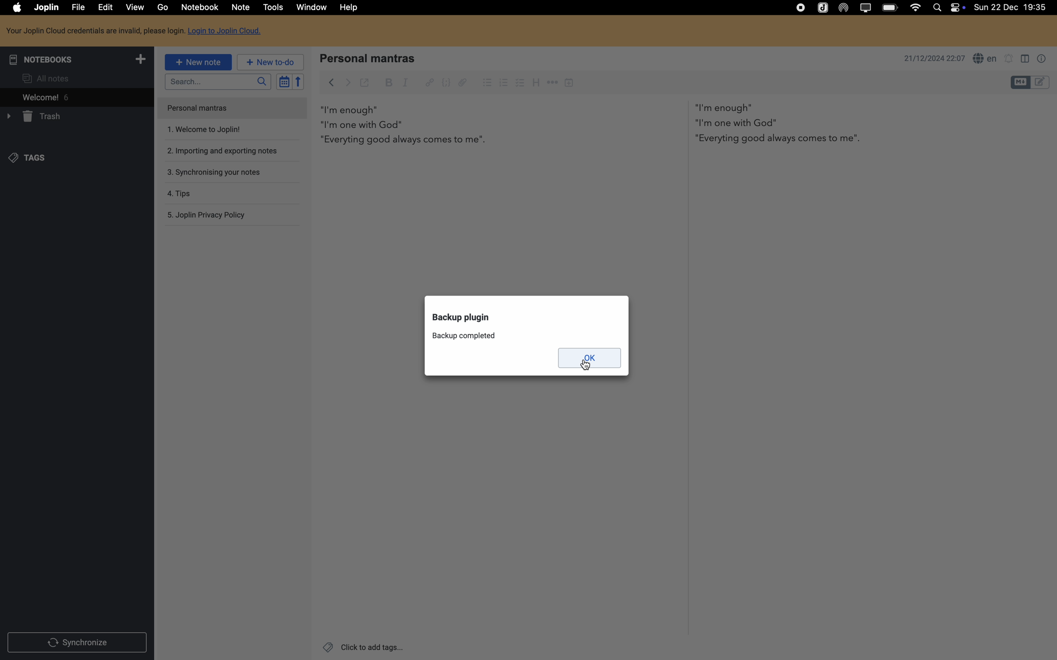 Image resolution: width=1057 pixels, height=660 pixels. I want to click on New to-do, so click(282, 61).